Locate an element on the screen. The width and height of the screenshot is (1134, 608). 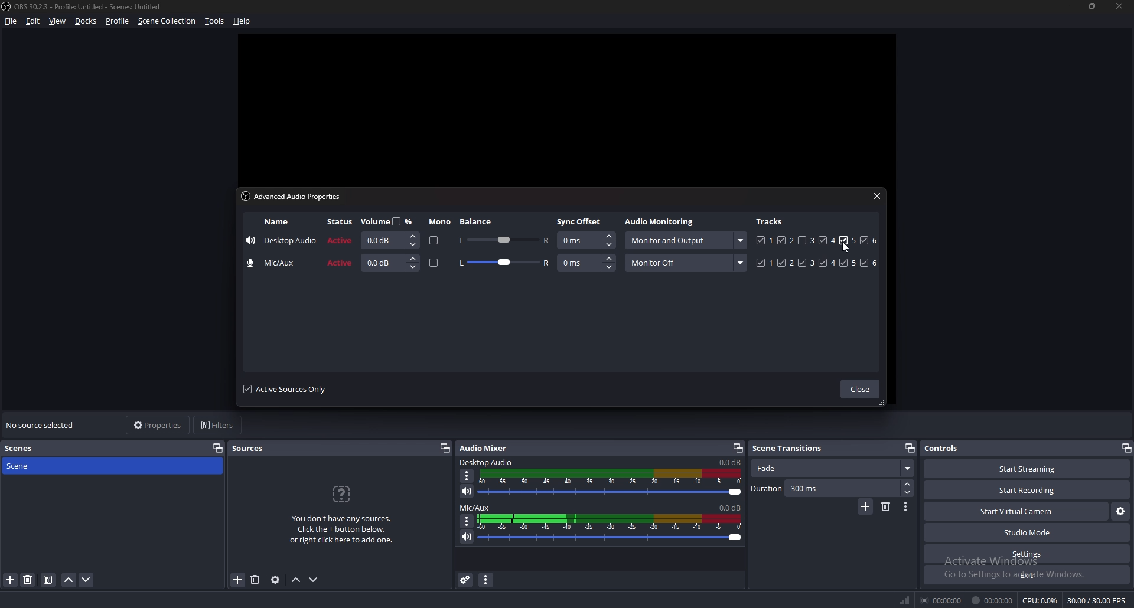
move scene down is located at coordinates (86, 580).